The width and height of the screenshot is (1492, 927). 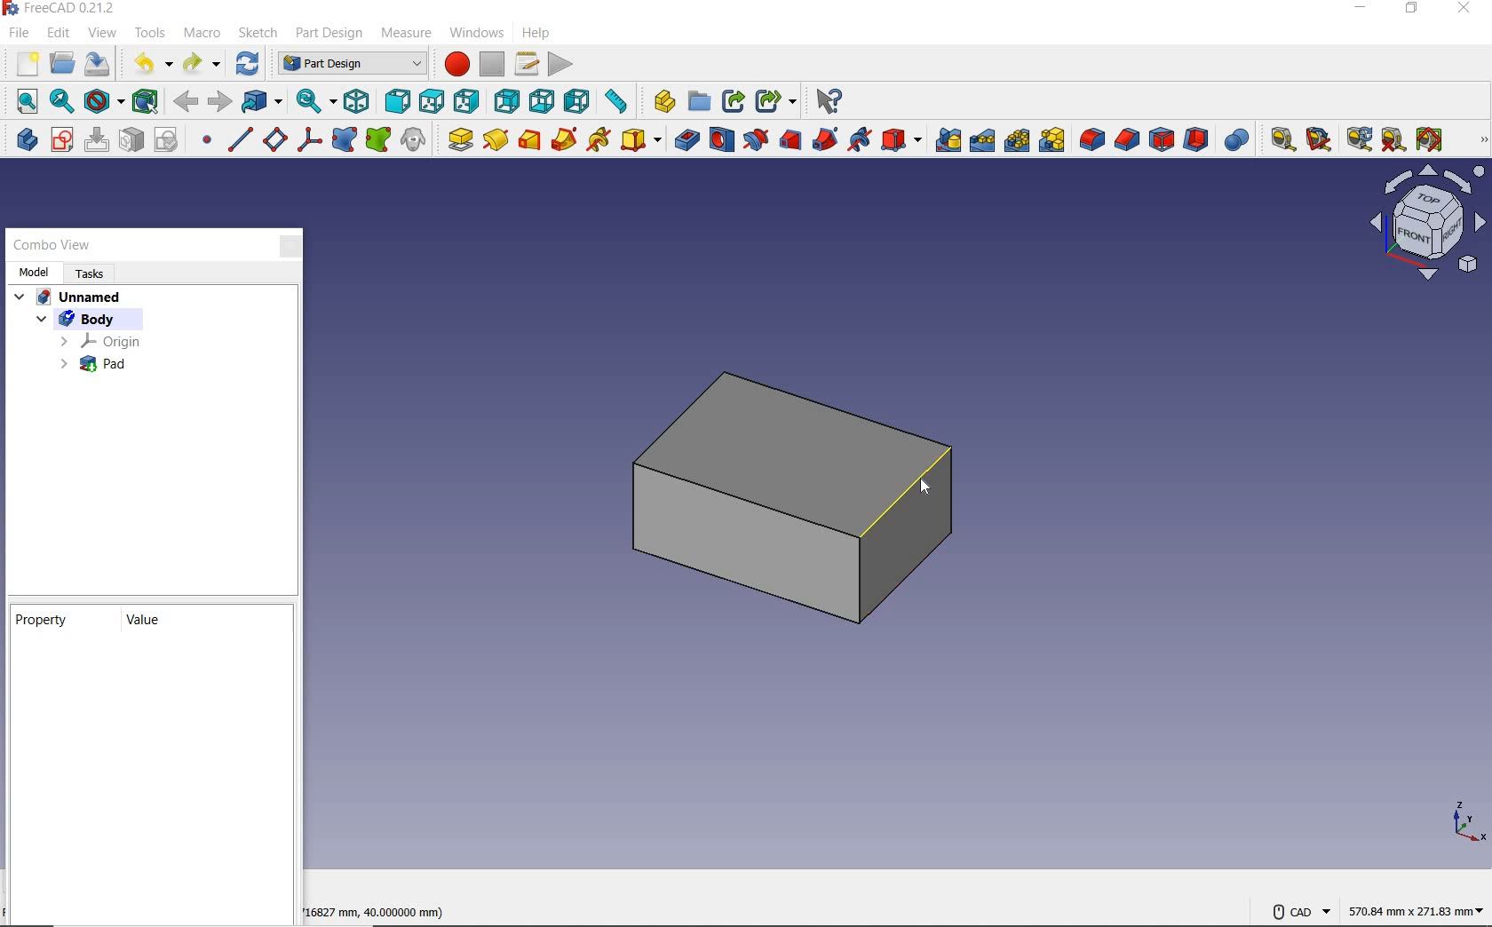 I want to click on macro recording, so click(x=452, y=65).